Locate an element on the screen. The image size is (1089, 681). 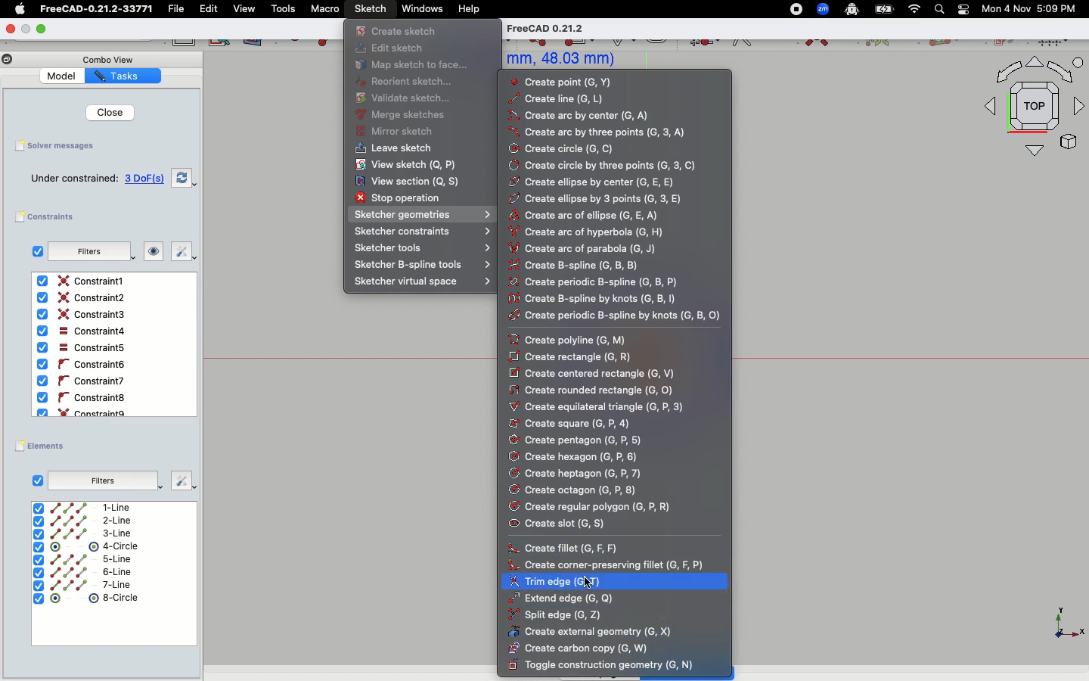
Create rounded rectangle is located at coordinates (593, 392).